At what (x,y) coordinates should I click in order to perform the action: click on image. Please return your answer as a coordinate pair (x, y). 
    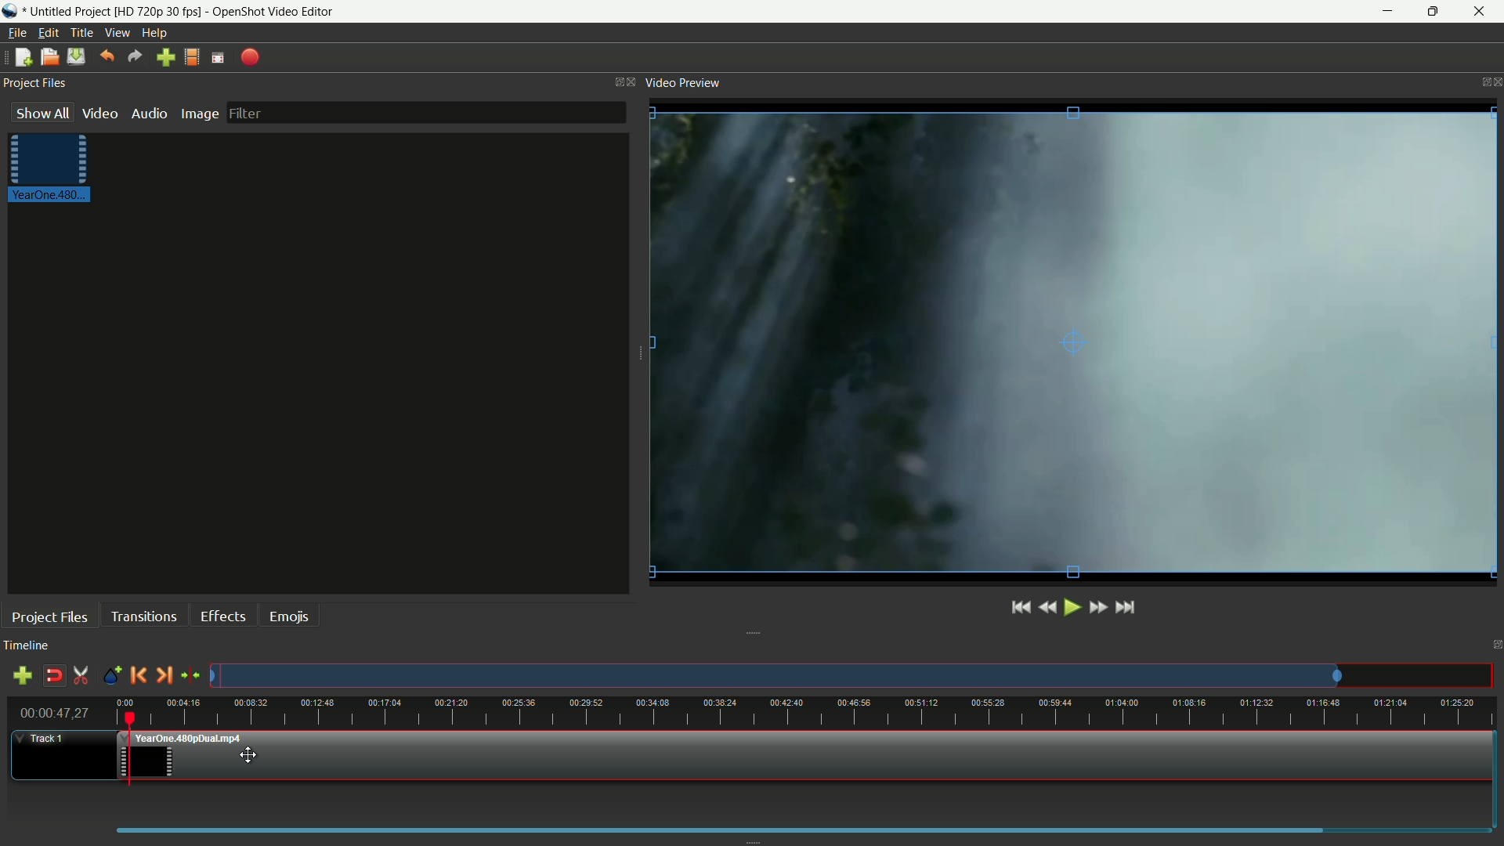
    Looking at the image, I should click on (198, 114).